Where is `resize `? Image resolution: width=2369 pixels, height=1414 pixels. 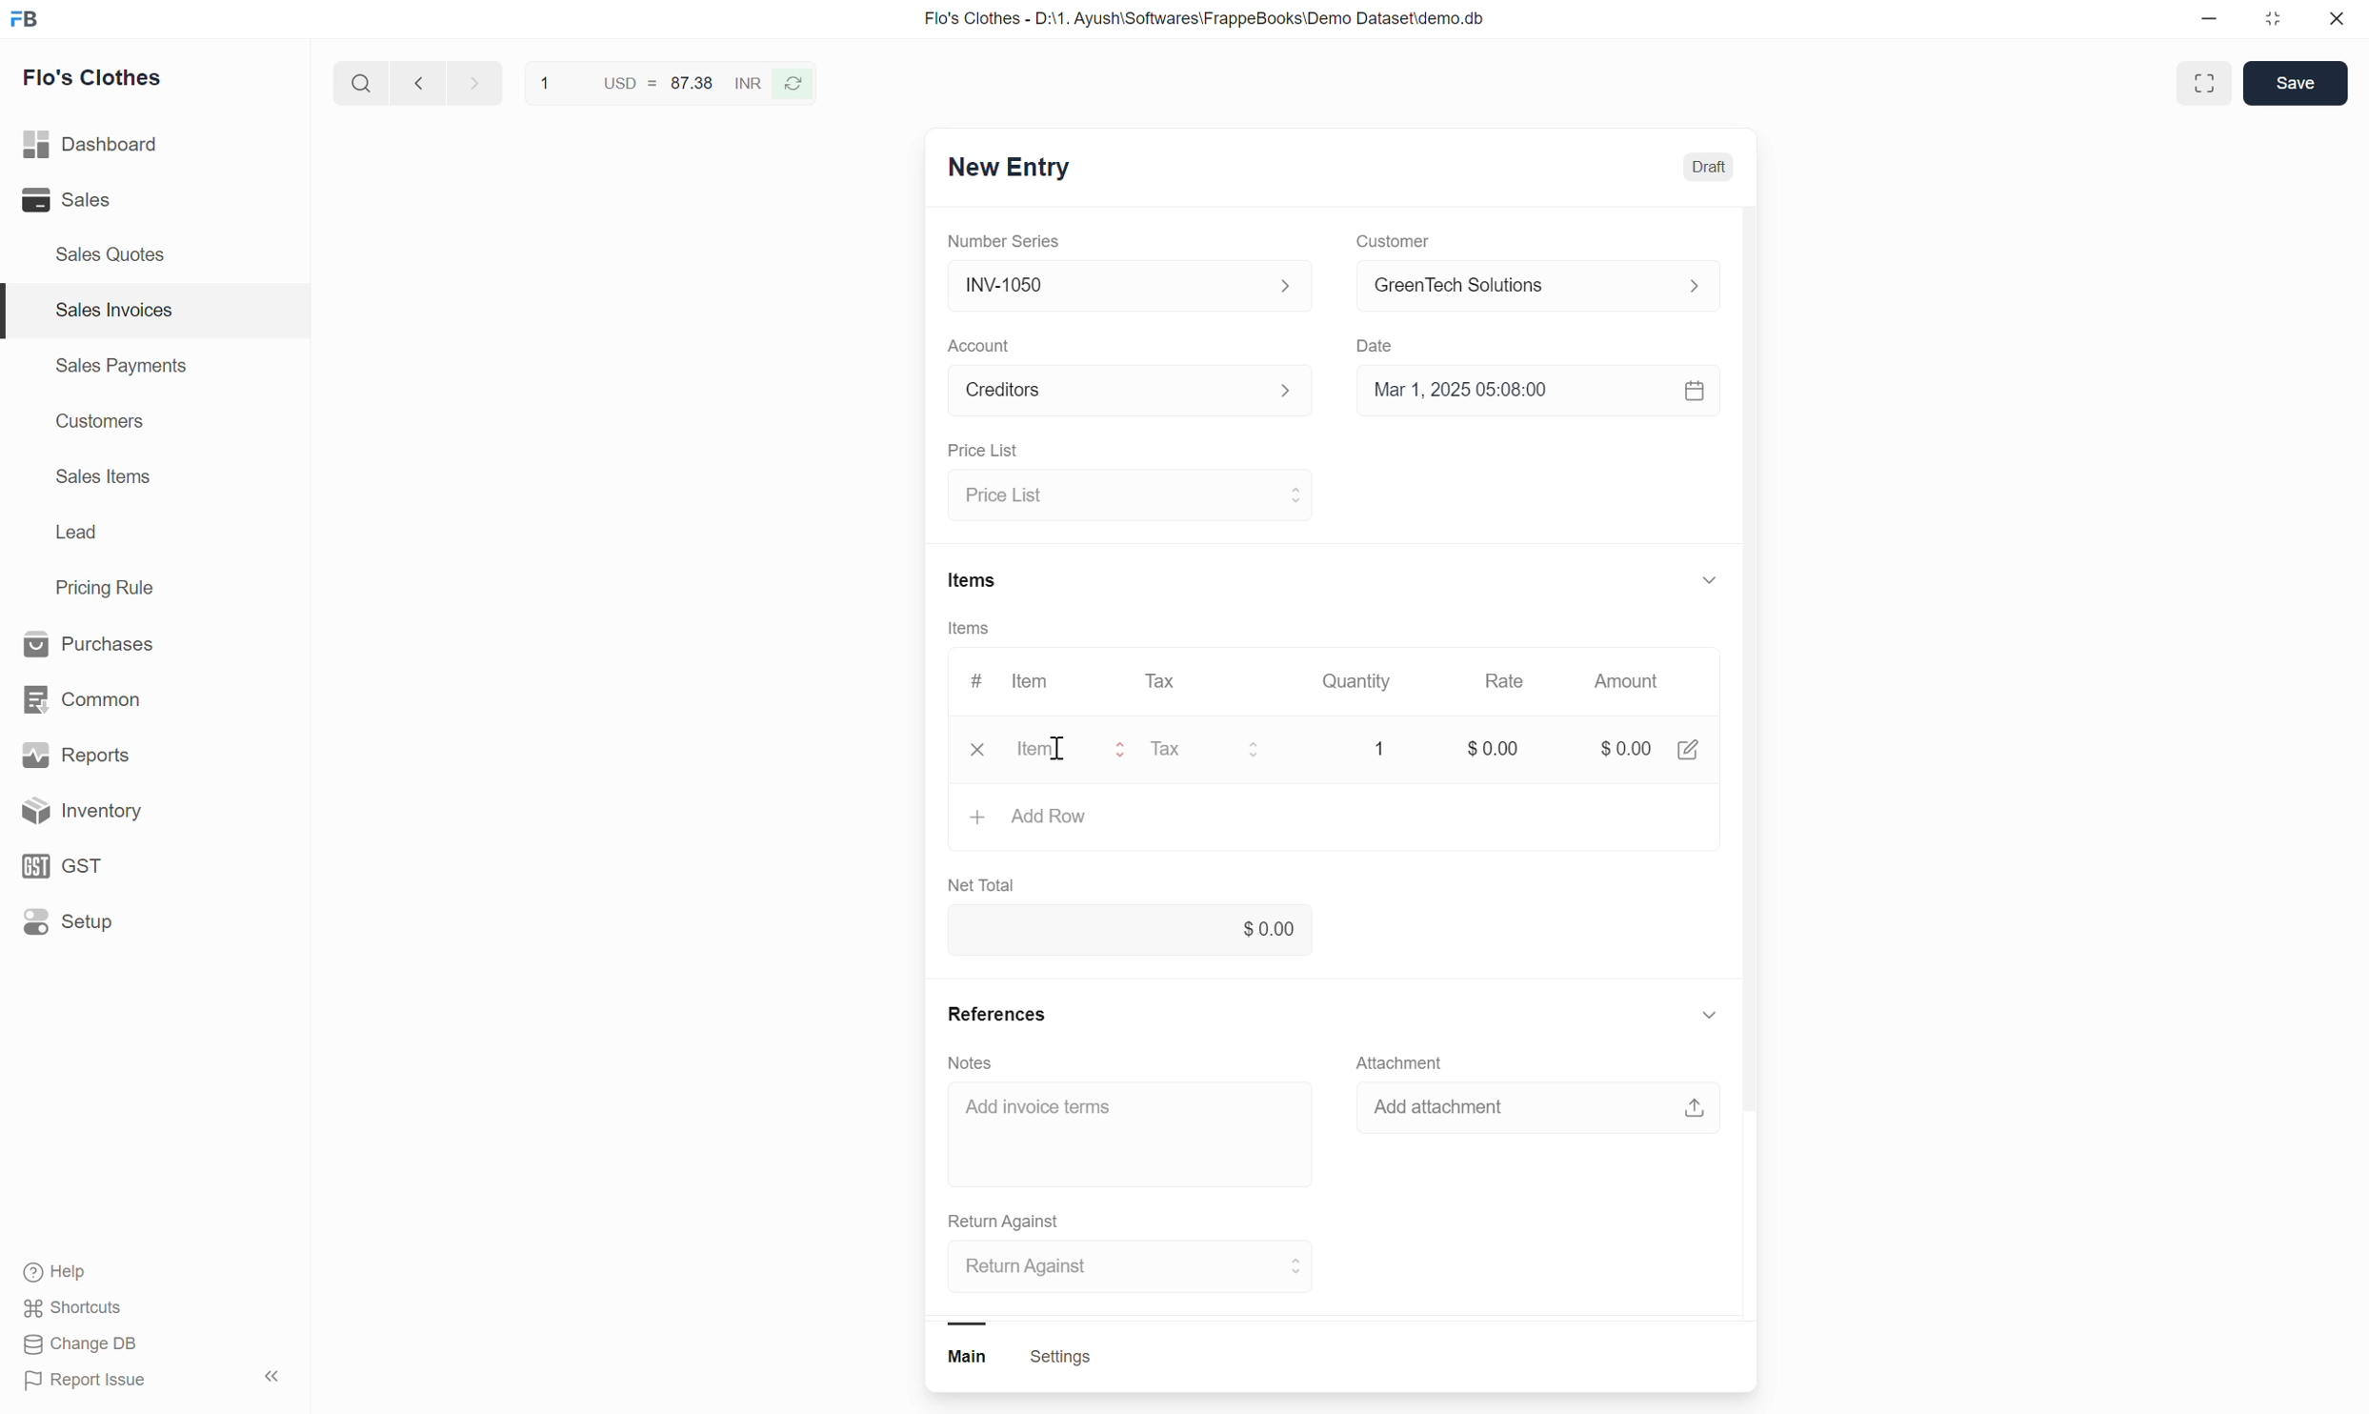 resize  is located at coordinates (2280, 23).